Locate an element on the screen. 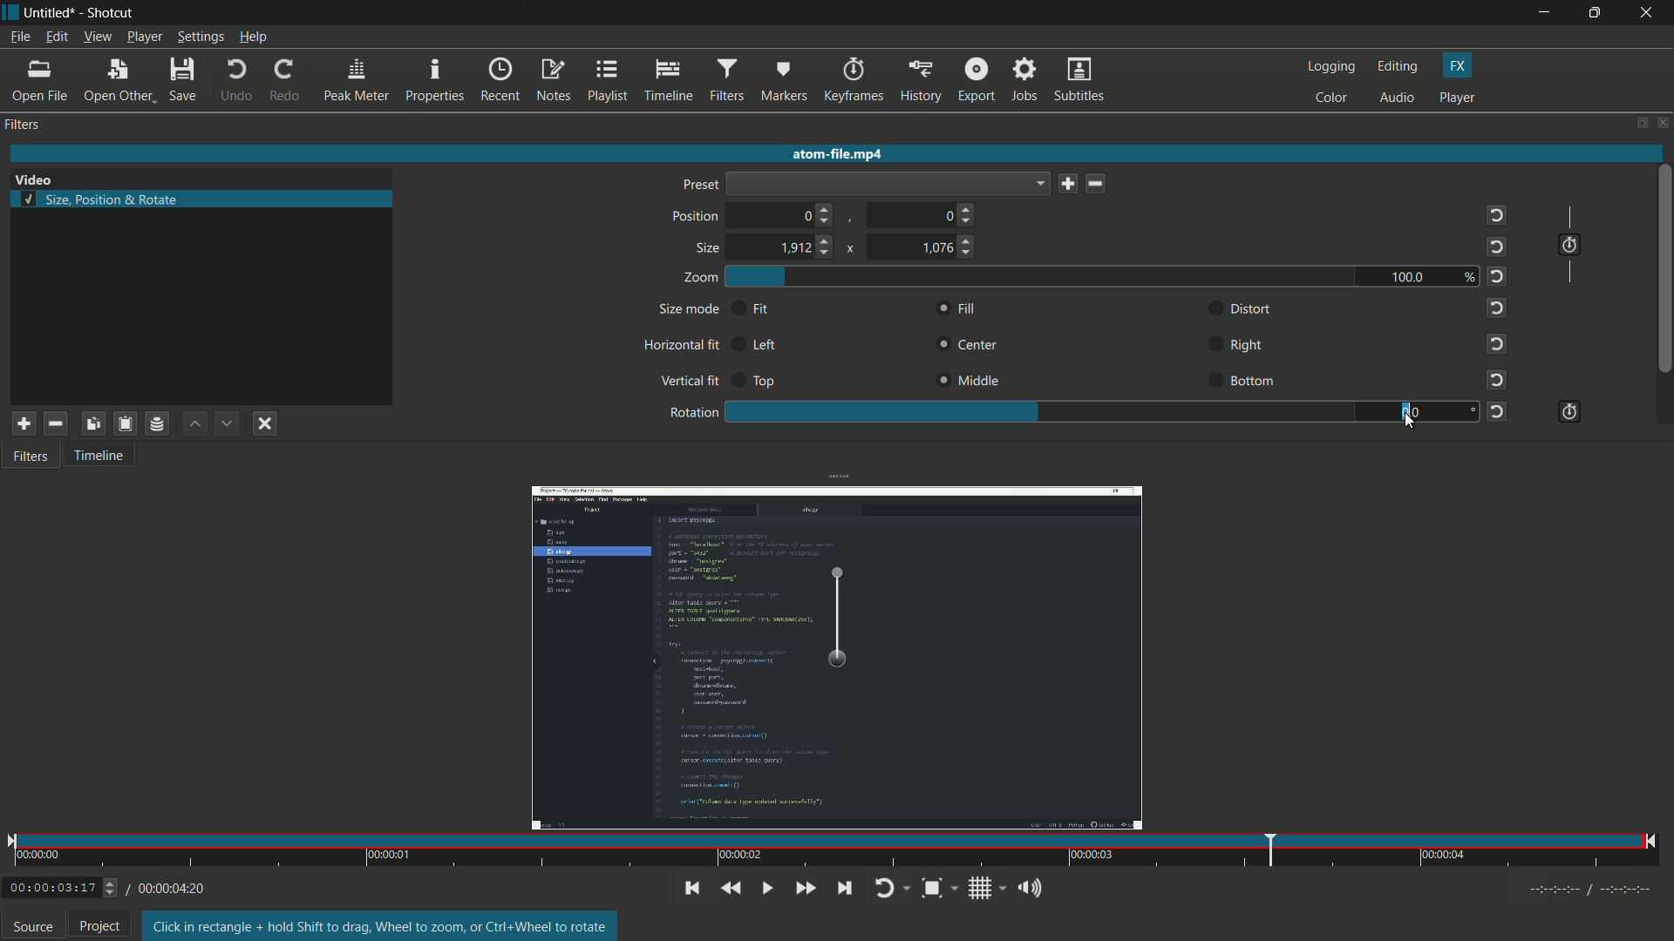 This screenshot has width=1674, height=941. source is located at coordinates (33, 927).